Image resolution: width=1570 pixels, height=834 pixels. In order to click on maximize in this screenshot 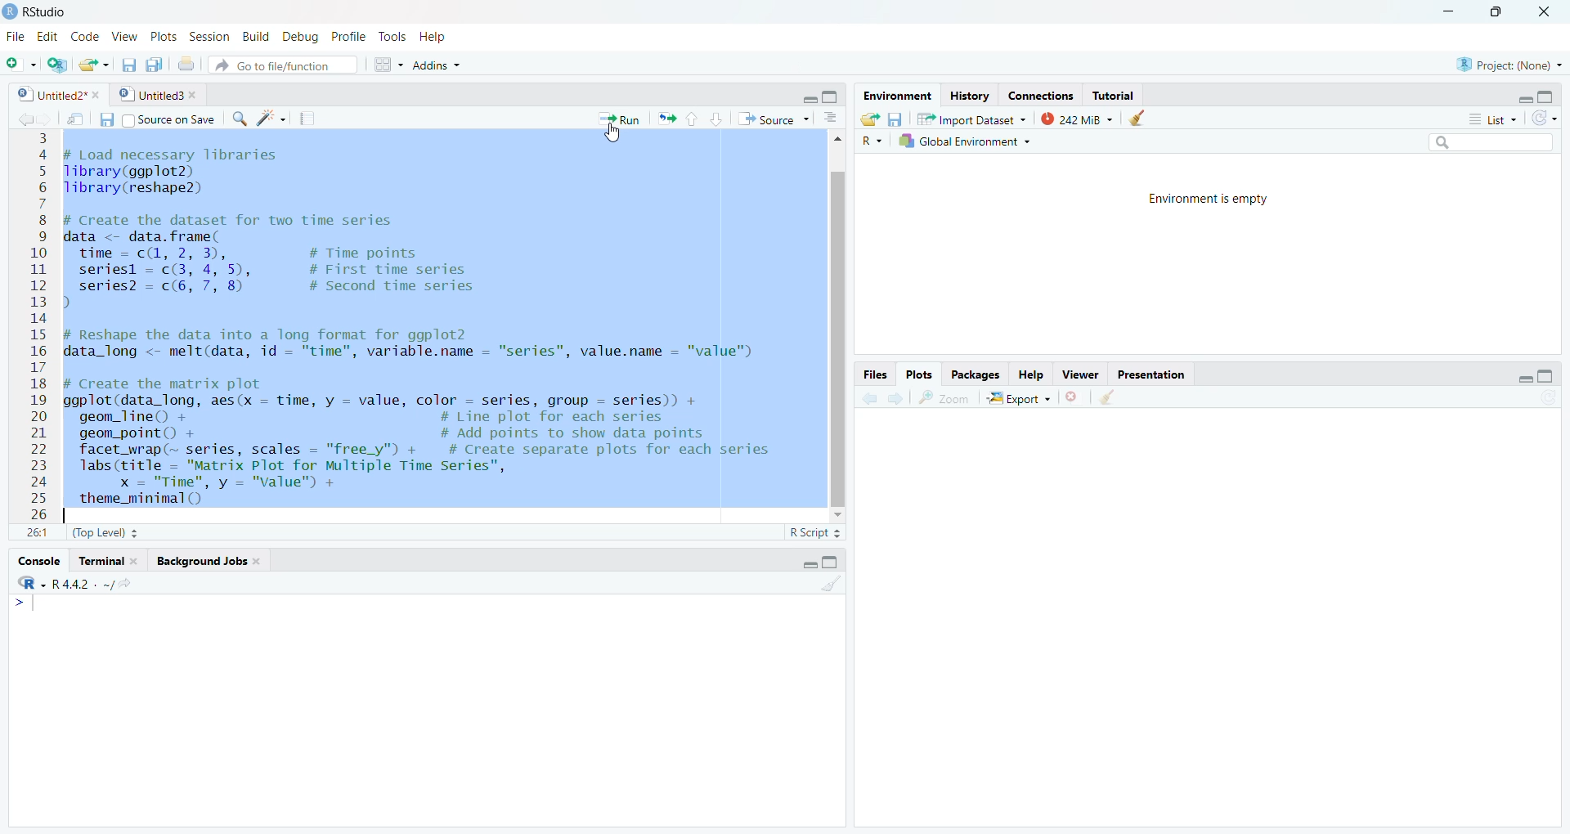, I will do `click(832, 96)`.